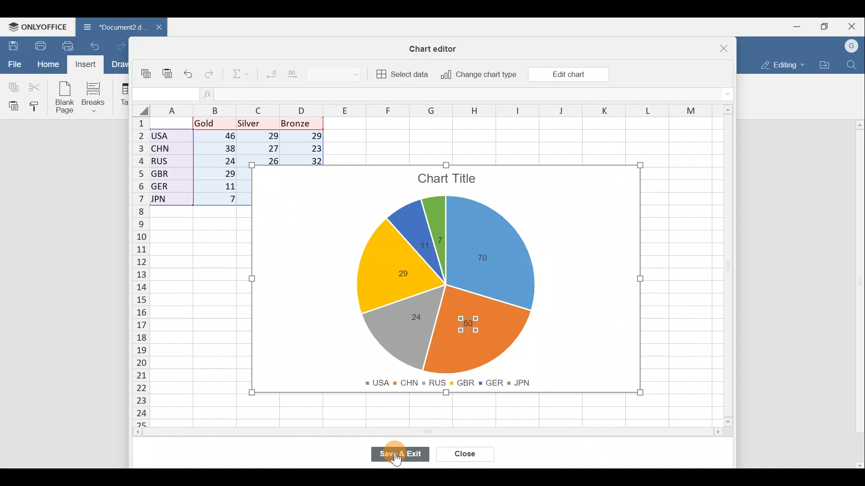 The height and width of the screenshot is (486, 865). What do you see at coordinates (415, 315) in the screenshot?
I see `Chart label` at bounding box center [415, 315].